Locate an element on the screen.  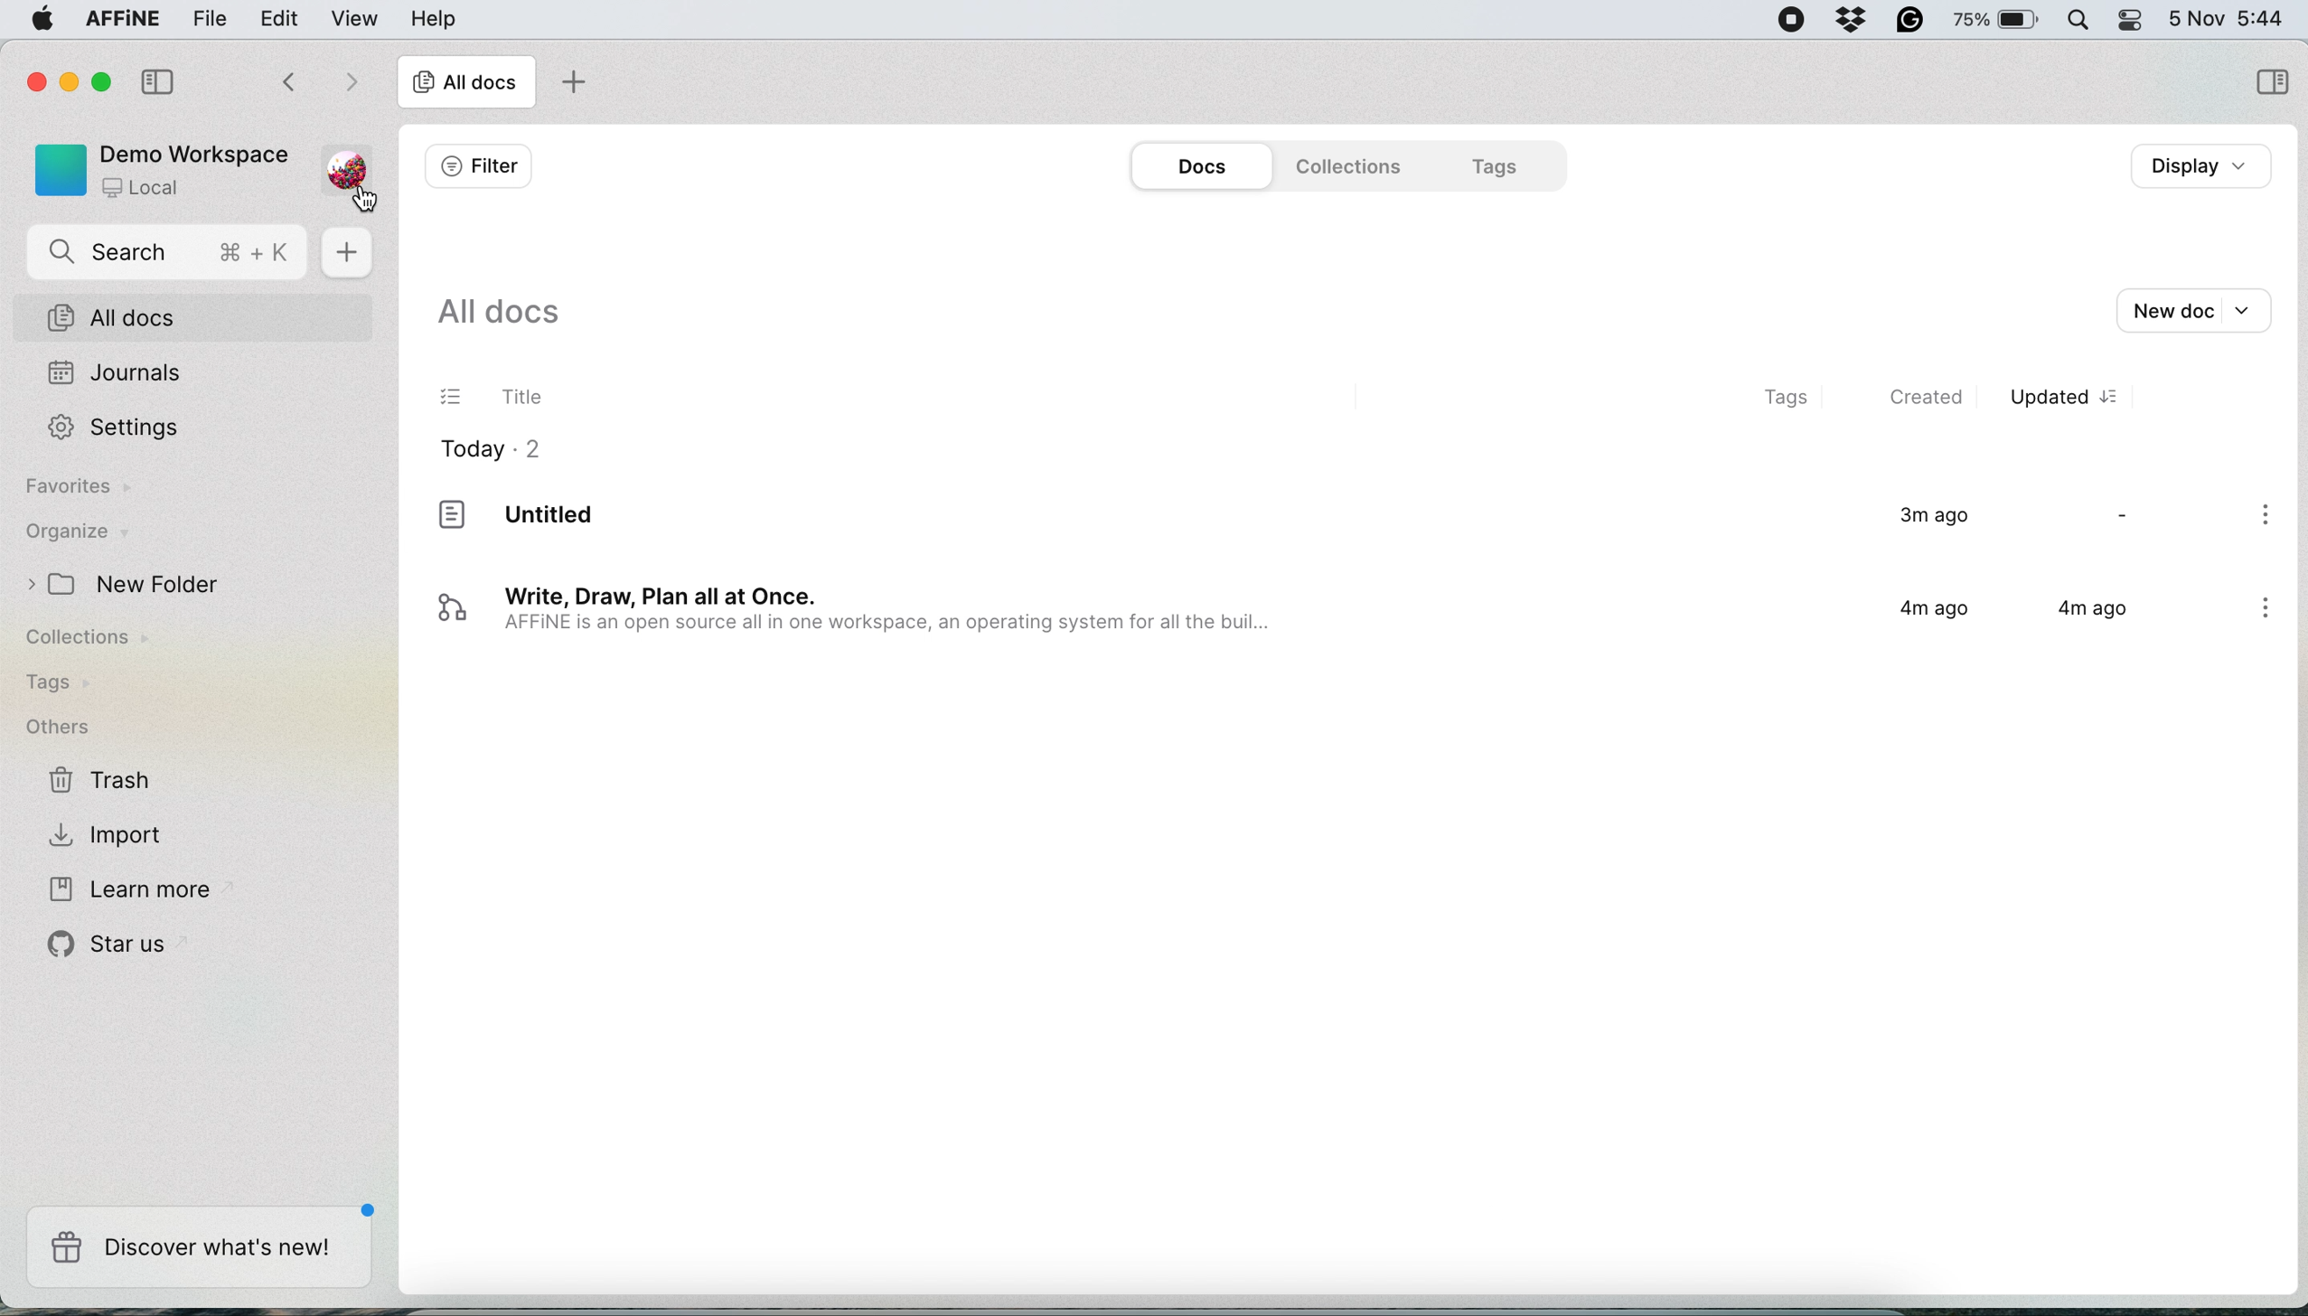
minimise is located at coordinates (72, 85).